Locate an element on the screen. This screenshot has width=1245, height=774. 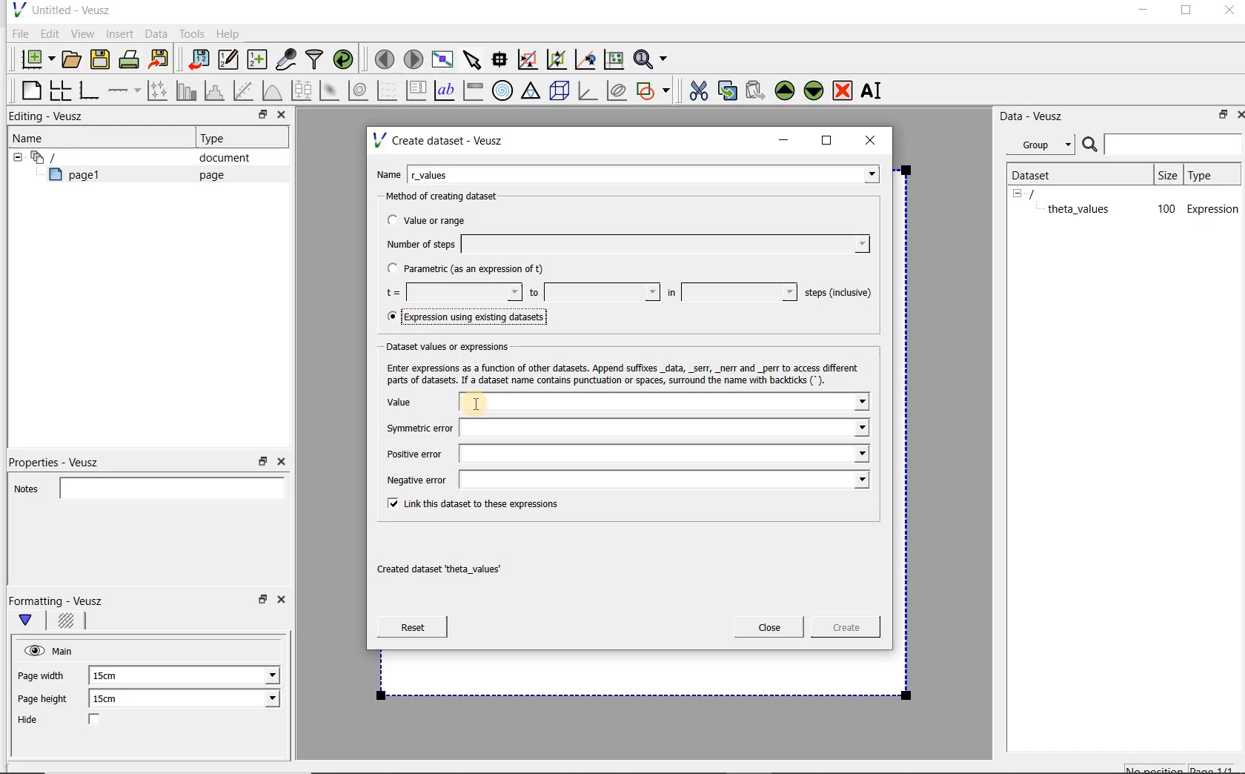
copy the selected widget is located at coordinates (728, 90).